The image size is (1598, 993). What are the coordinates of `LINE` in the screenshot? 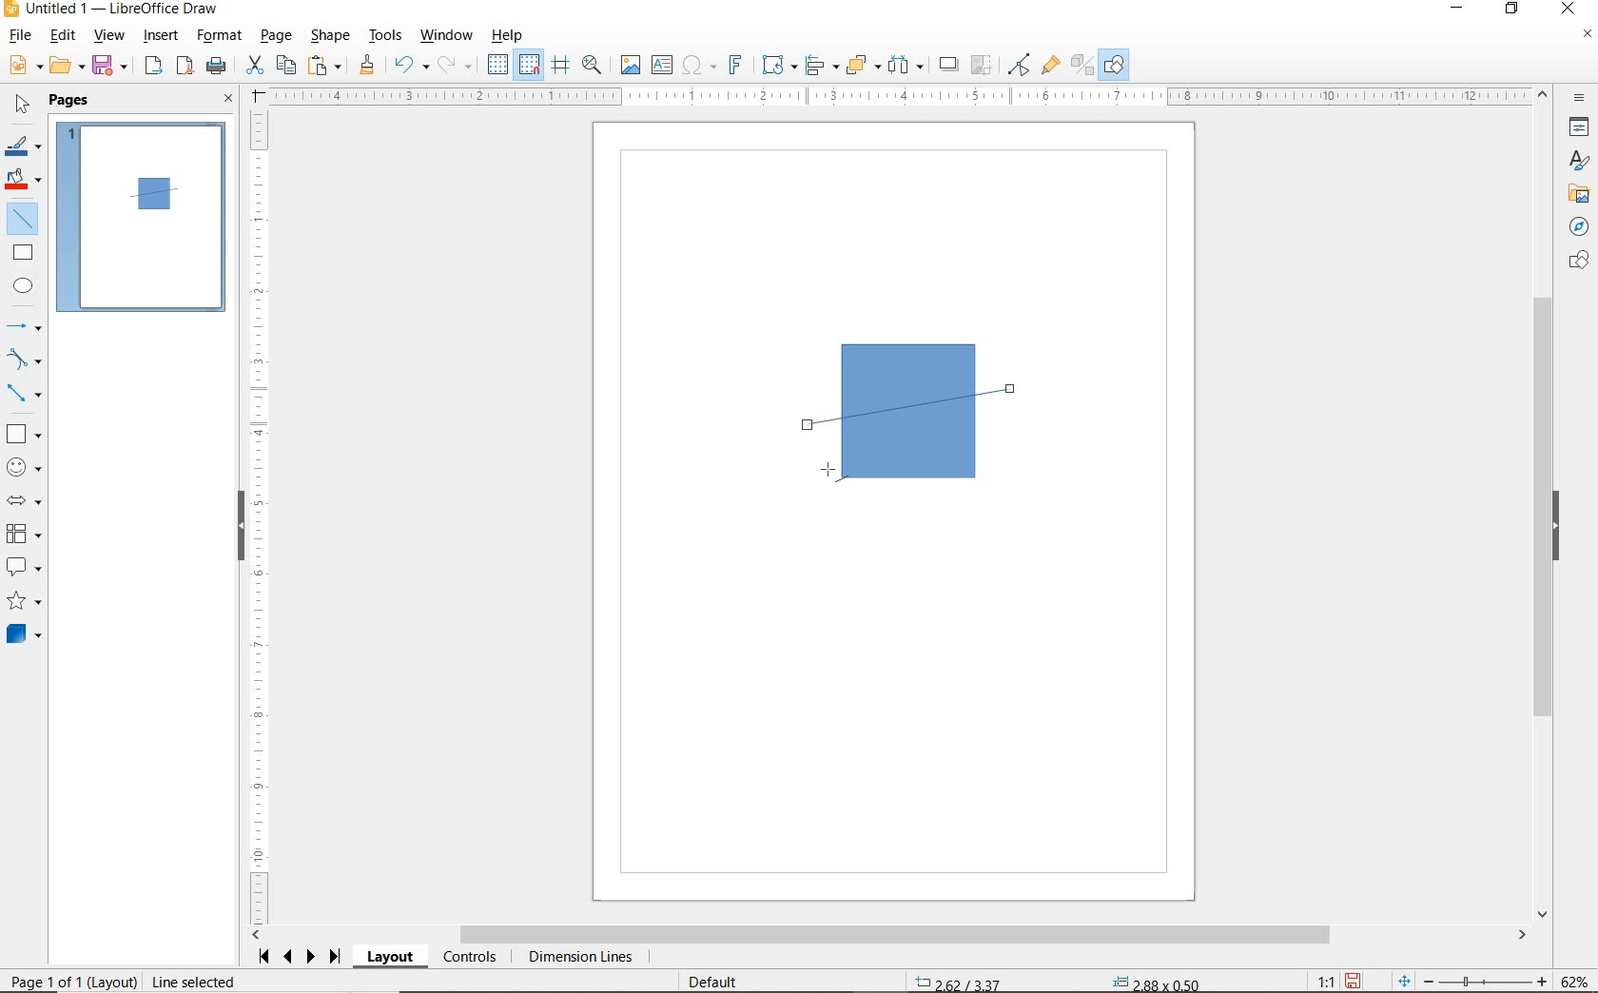 It's located at (927, 408).